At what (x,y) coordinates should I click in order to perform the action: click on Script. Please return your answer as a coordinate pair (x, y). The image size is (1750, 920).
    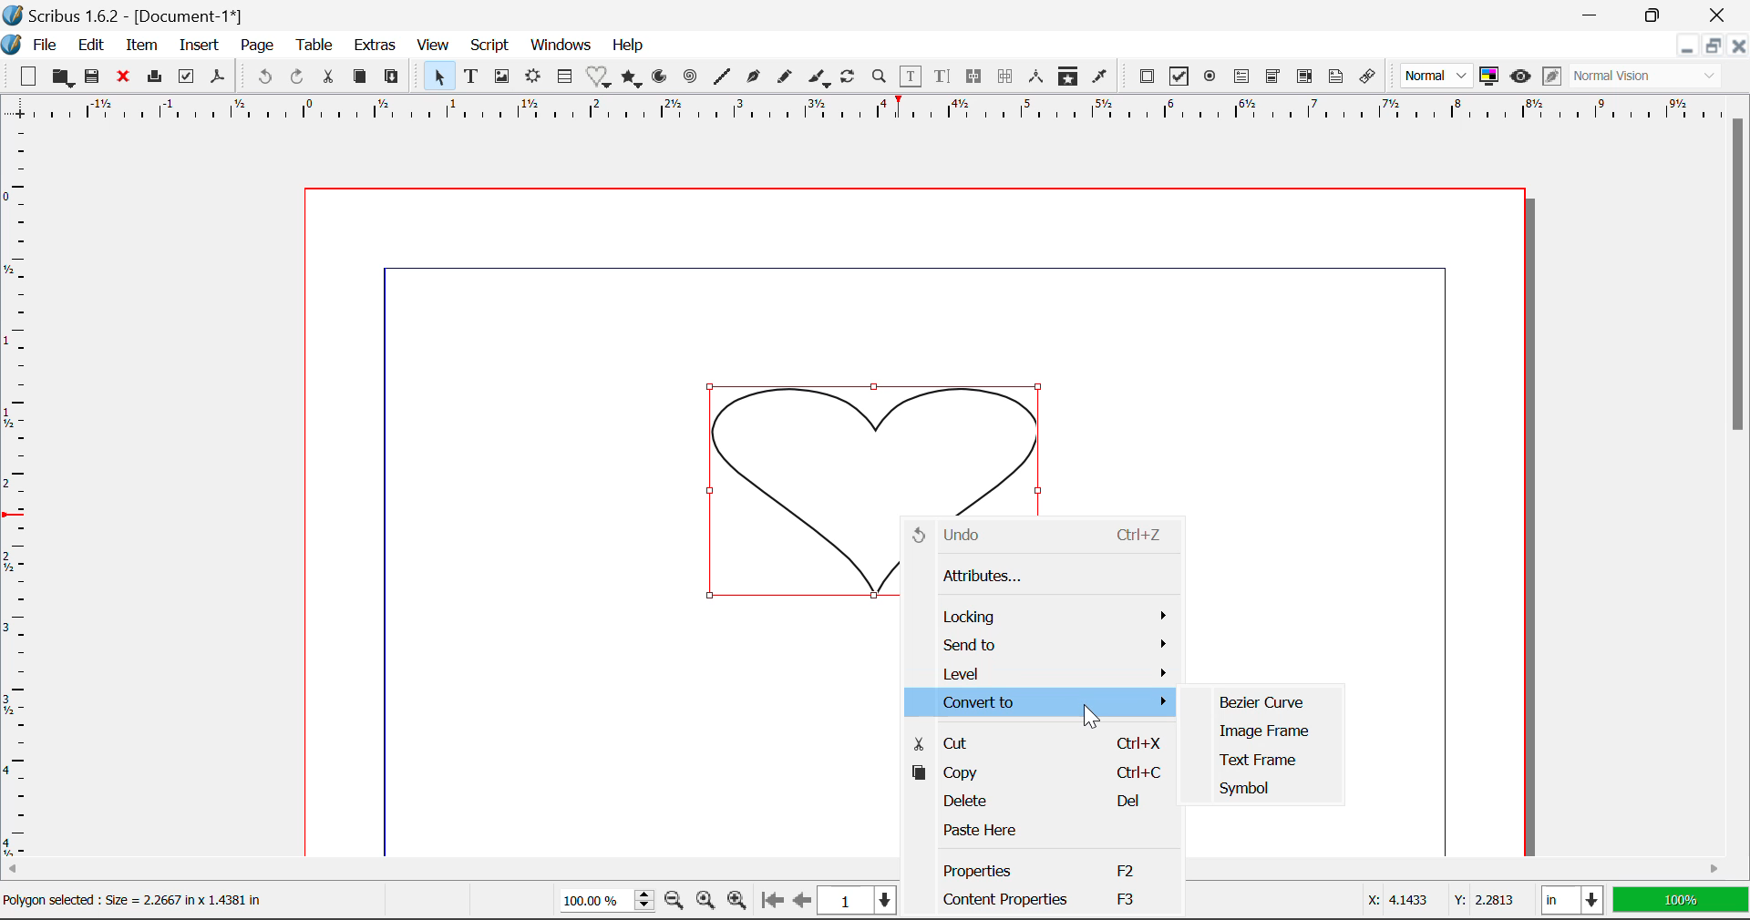
    Looking at the image, I should click on (489, 47).